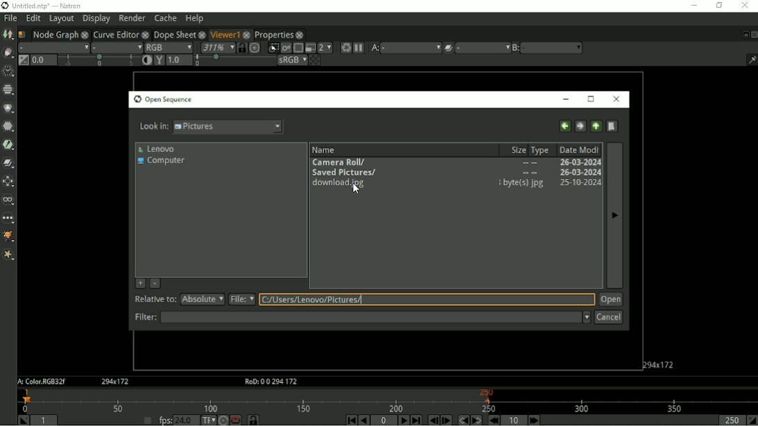 Image resolution: width=758 pixels, height=426 pixels. I want to click on Set playback frame rate, so click(146, 419).